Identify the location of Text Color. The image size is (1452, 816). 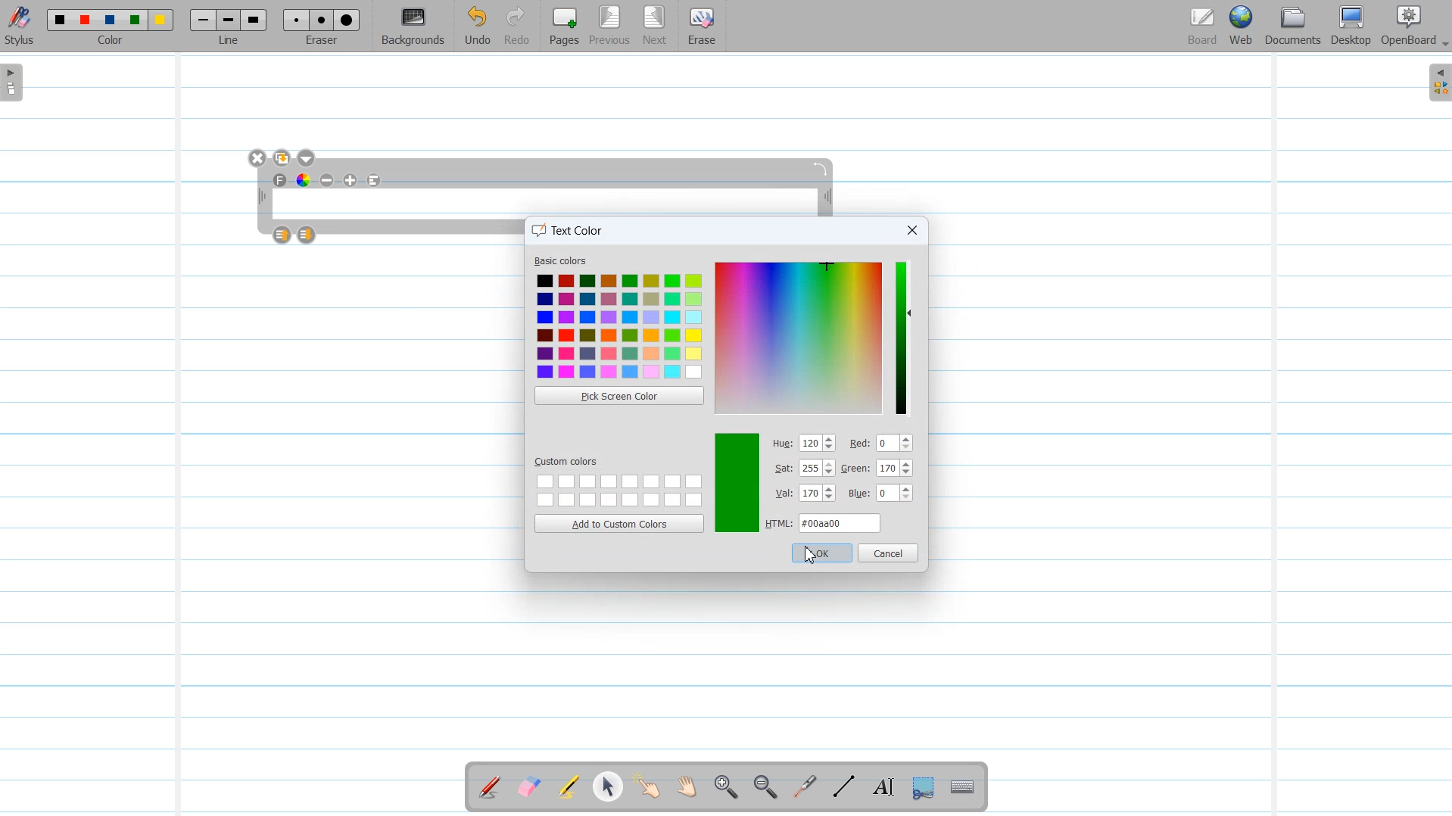
(304, 179).